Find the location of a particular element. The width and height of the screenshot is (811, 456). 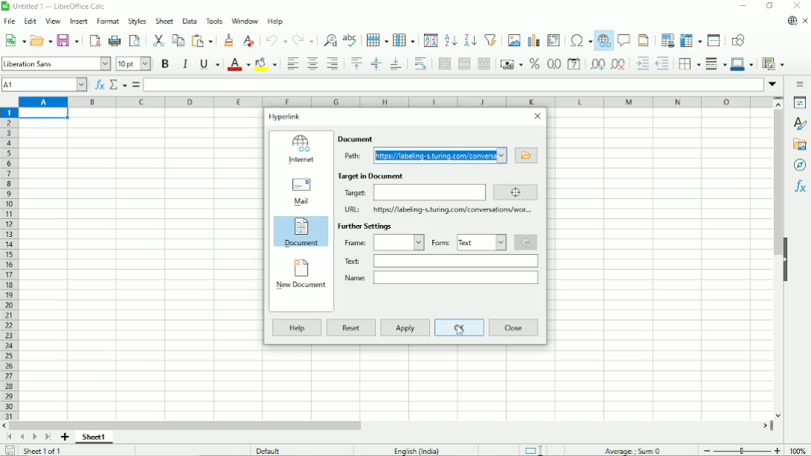

Insert special characters is located at coordinates (580, 42).